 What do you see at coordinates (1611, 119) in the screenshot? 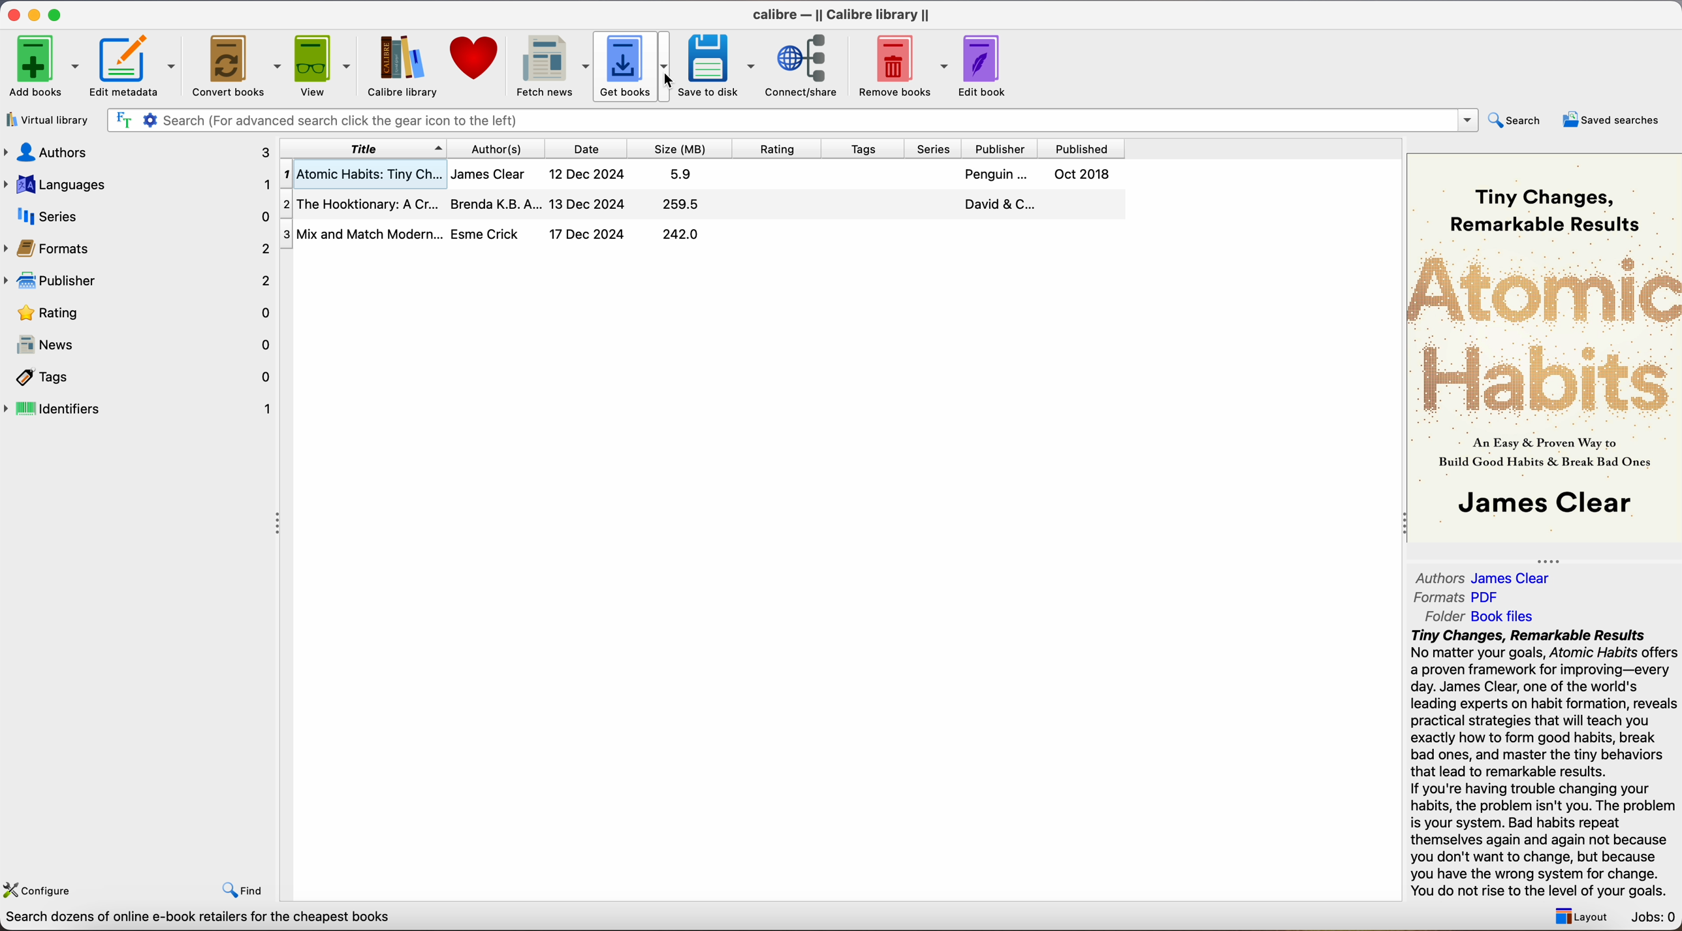
I see `saved searches` at bounding box center [1611, 119].